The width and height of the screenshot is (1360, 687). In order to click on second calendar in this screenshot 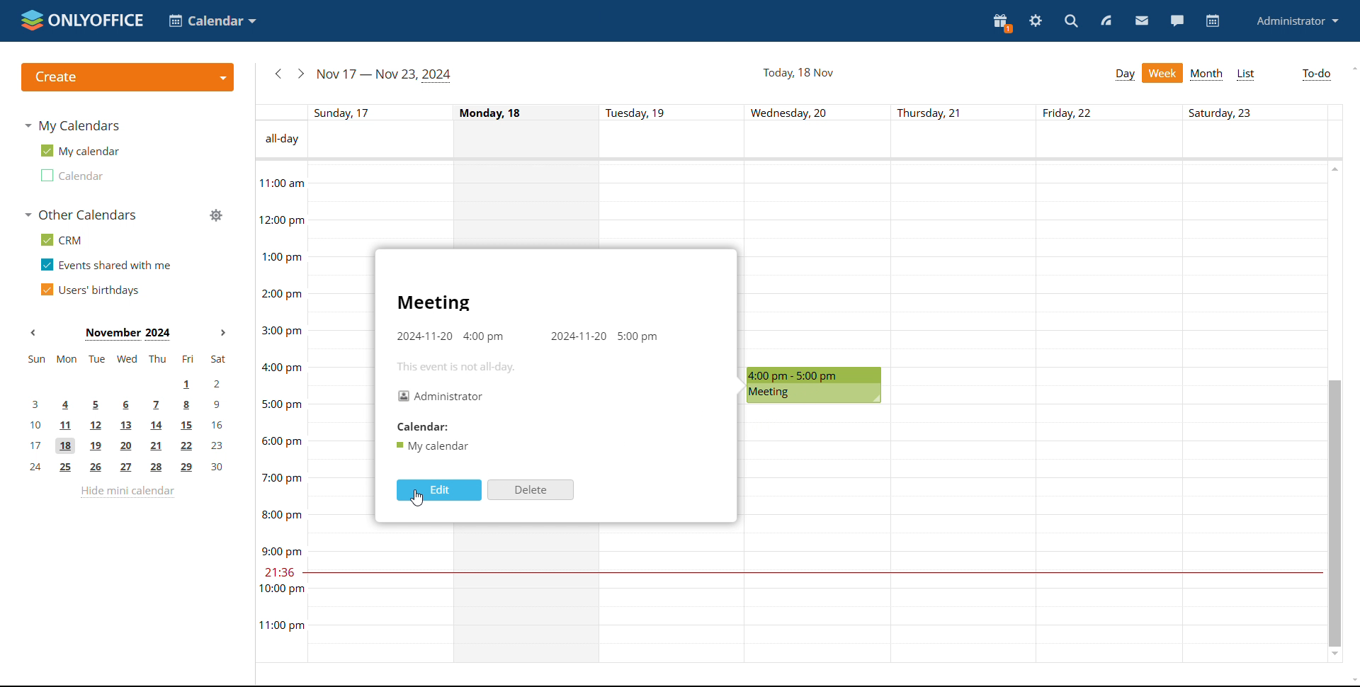, I will do `click(70, 175)`.